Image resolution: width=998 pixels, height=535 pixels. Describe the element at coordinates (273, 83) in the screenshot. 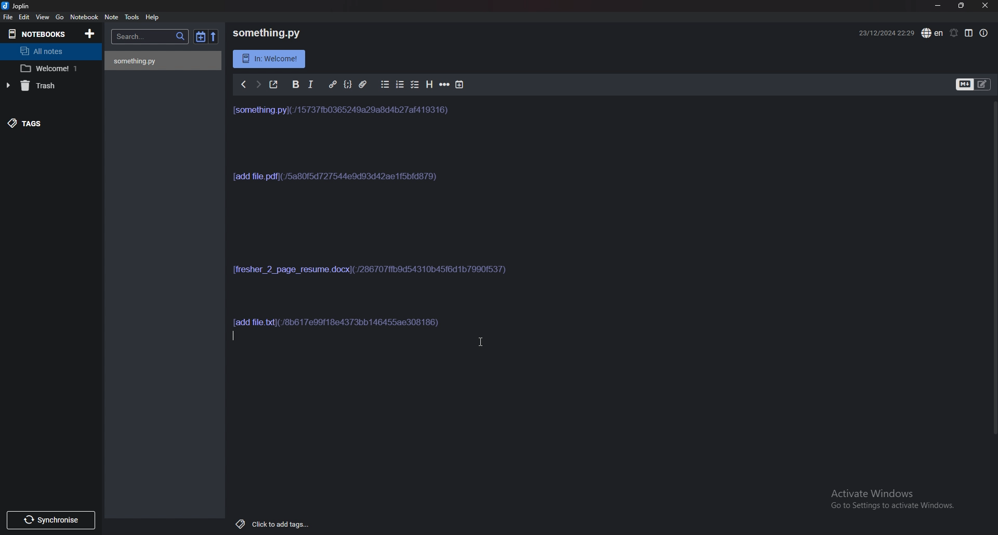

I see `toggle external editor` at that location.